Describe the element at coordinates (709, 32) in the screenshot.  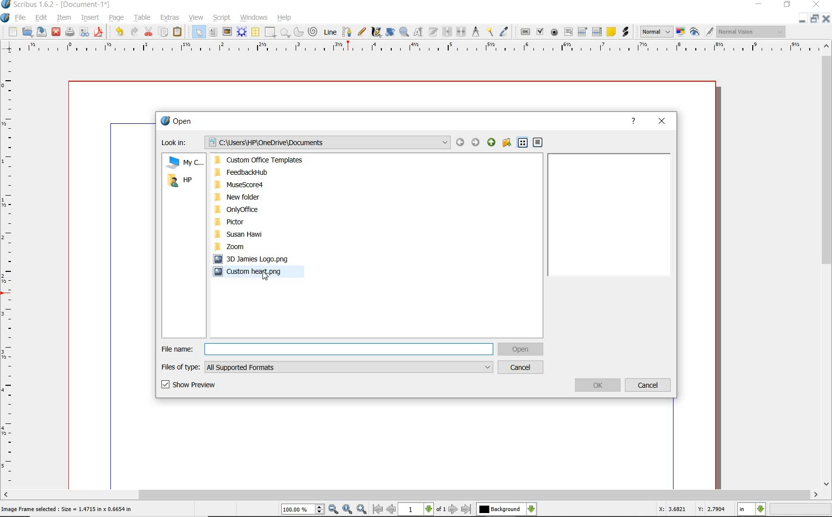
I see `edit in preview mode` at that location.